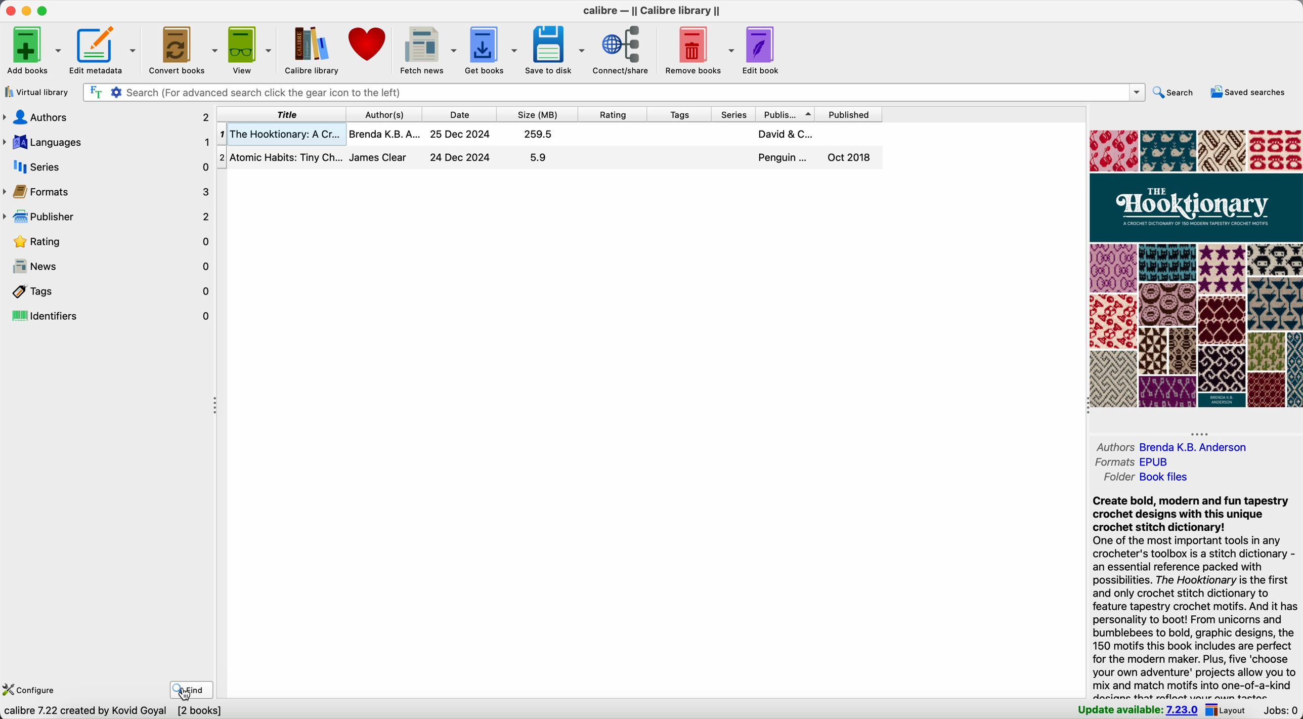  What do you see at coordinates (623, 51) in the screenshot?
I see `connect/share` at bounding box center [623, 51].